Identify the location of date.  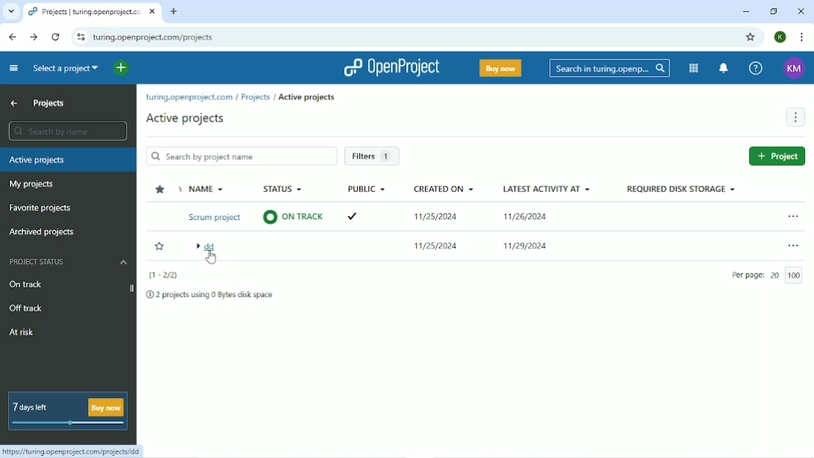
(526, 247).